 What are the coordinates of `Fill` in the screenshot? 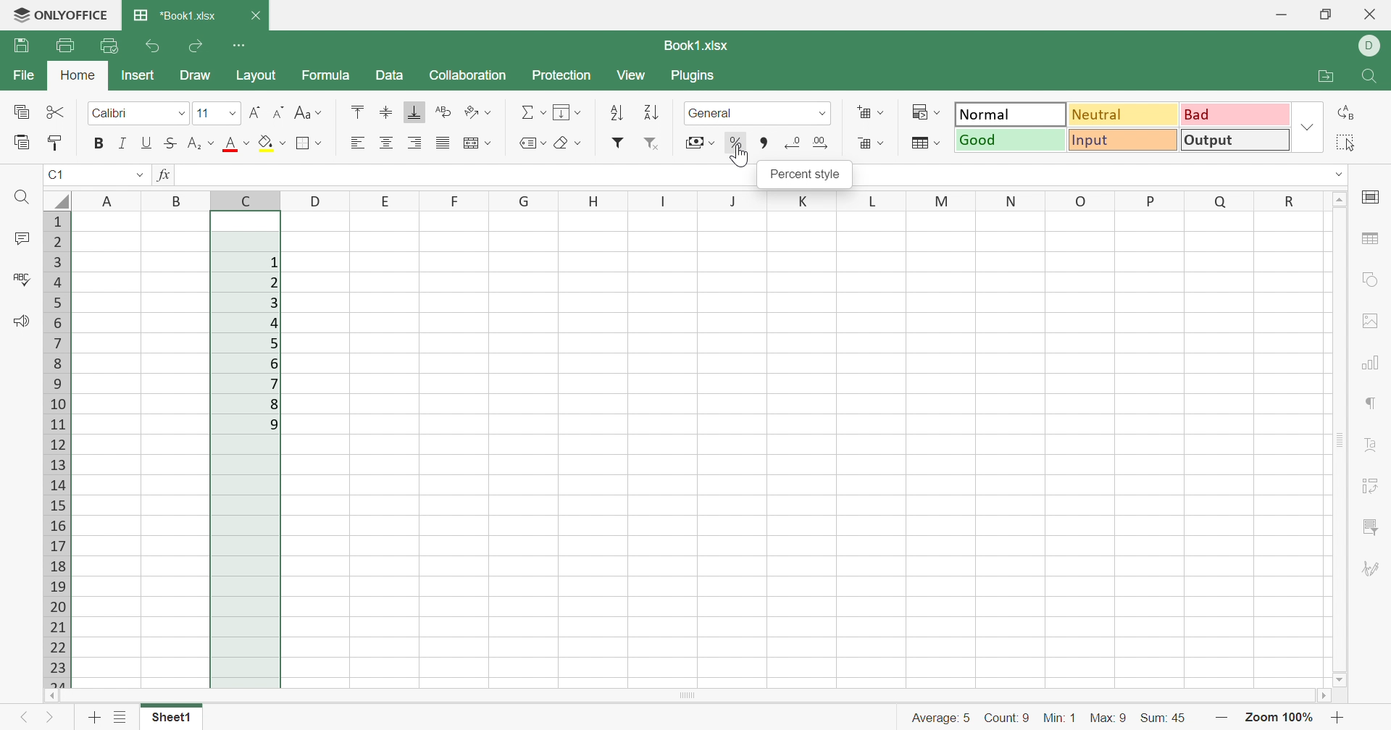 It's located at (568, 112).